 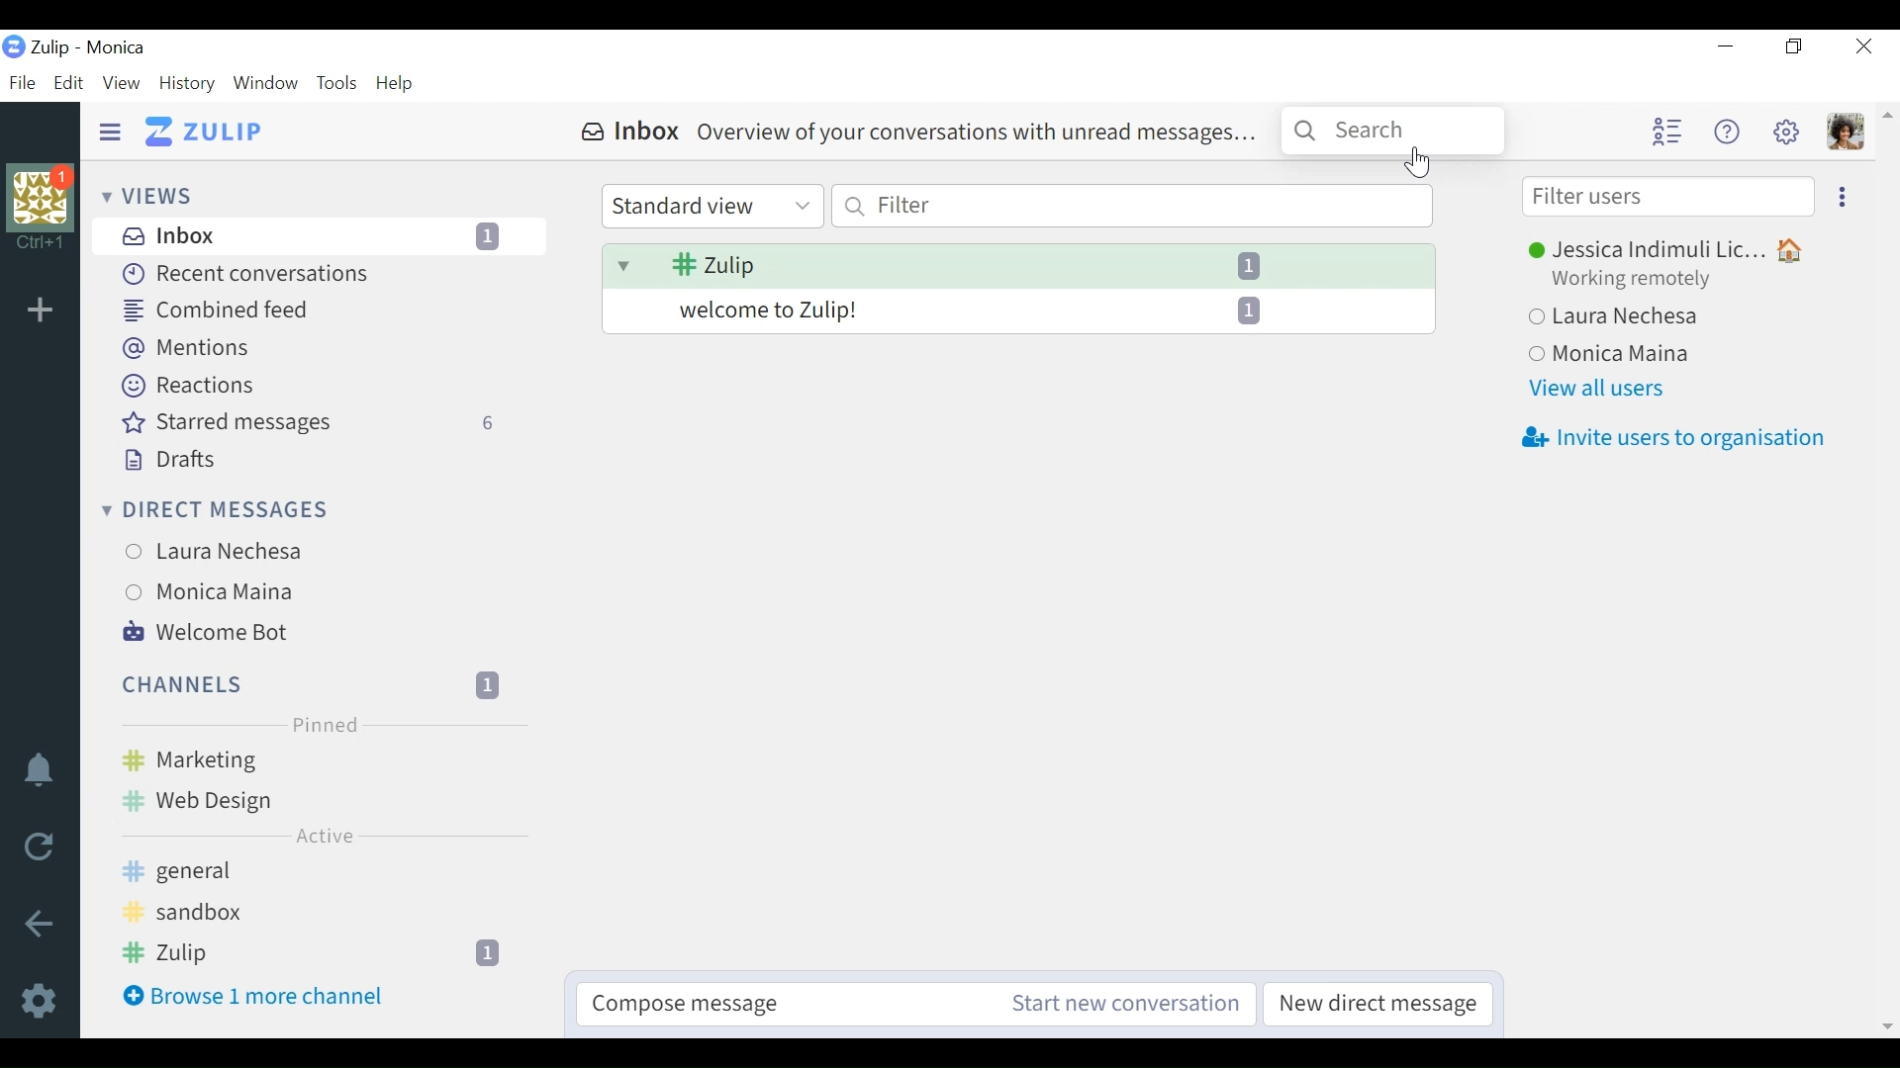 What do you see at coordinates (1022, 262) in the screenshot?
I see `Zulip` at bounding box center [1022, 262].